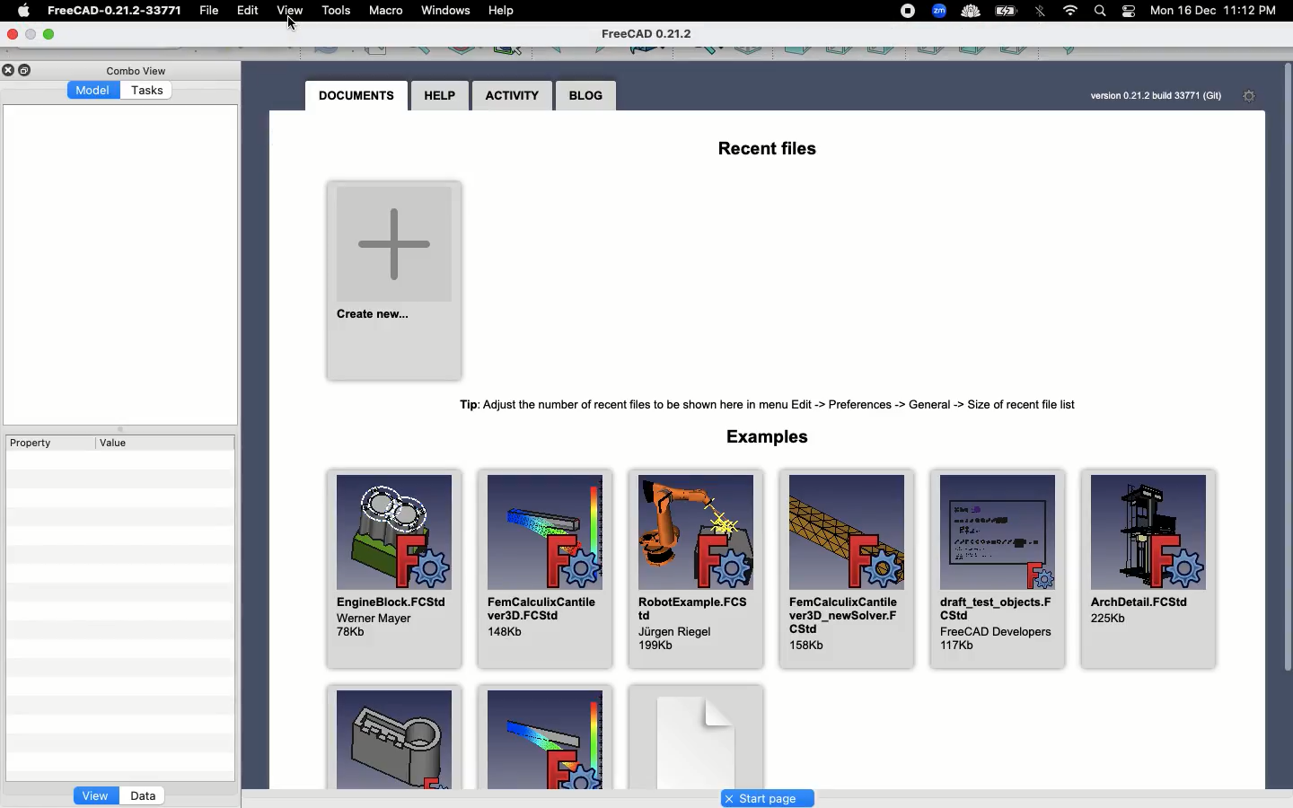 The width and height of the screenshot is (1293, 808). Describe the element at coordinates (94, 795) in the screenshot. I see `View` at that location.